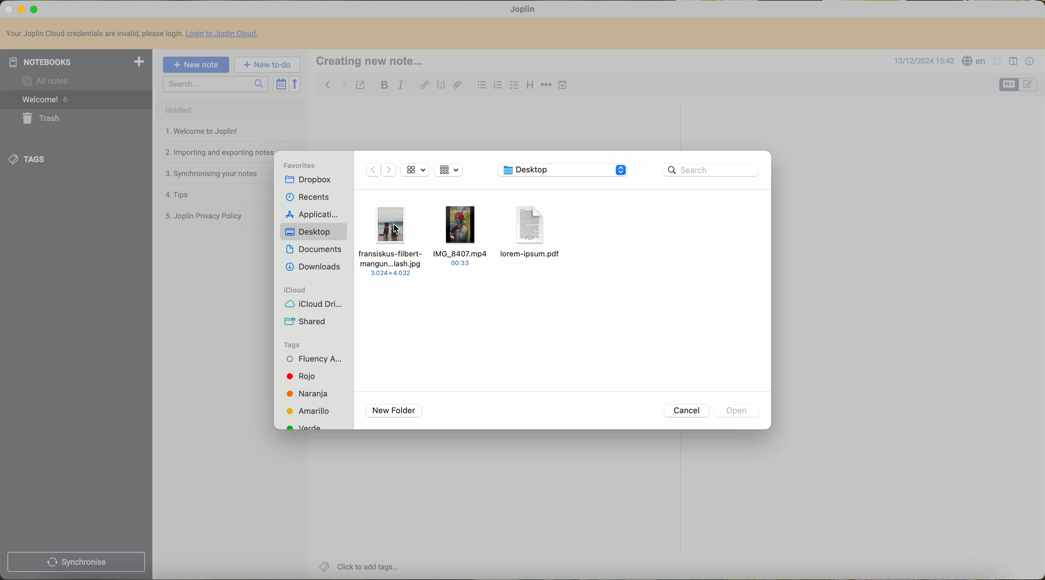  Describe the element at coordinates (200, 132) in the screenshot. I see `welcome to joplin` at that location.